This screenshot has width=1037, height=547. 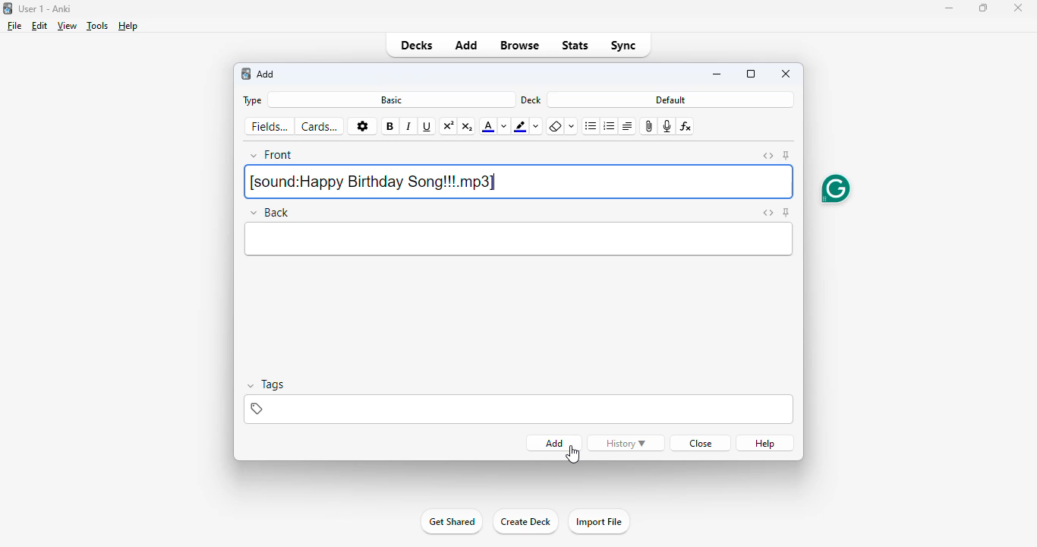 I want to click on tools, so click(x=98, y=25).